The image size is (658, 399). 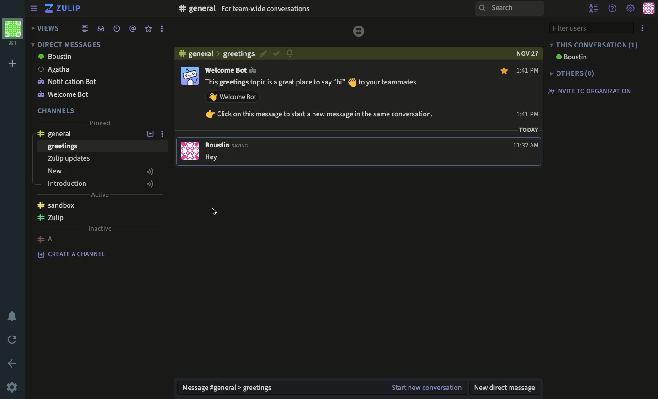 What do you see at coordinates (56, 57) in the screenshot?
I see `boutsin` at bounding box center [56, 57].